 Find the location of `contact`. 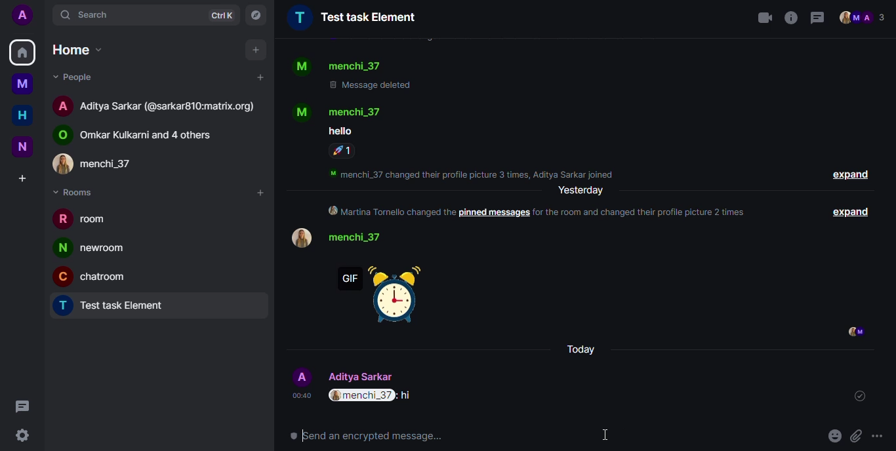

contact is located at coordinates (340, 63).